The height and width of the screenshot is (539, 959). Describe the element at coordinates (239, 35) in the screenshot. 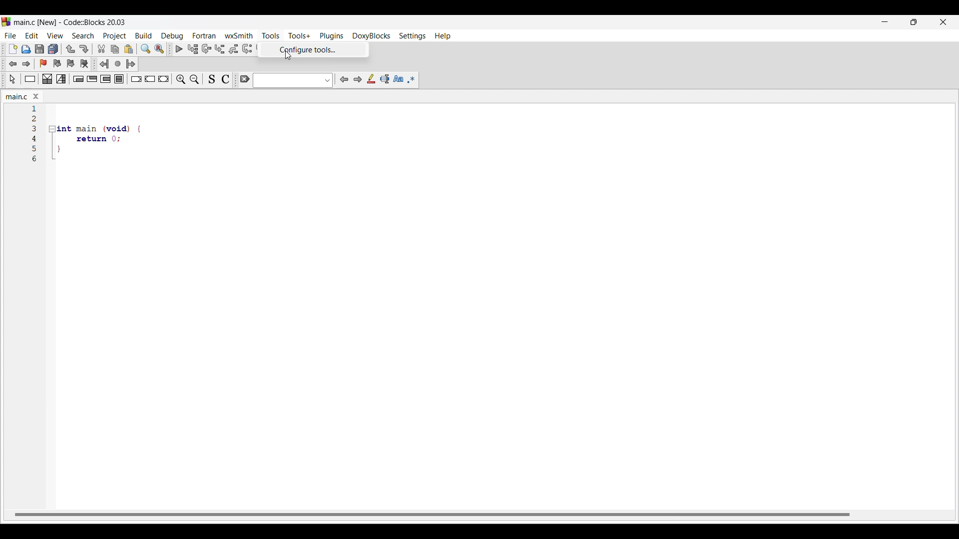

I see `wxSmith menu` at that location.